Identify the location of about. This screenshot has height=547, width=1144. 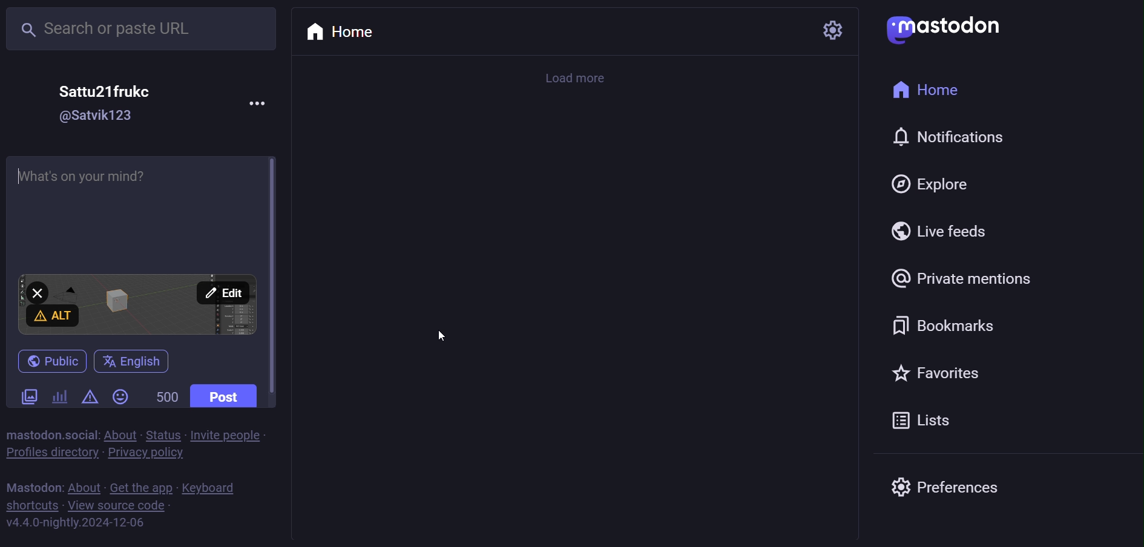
(85, 488).